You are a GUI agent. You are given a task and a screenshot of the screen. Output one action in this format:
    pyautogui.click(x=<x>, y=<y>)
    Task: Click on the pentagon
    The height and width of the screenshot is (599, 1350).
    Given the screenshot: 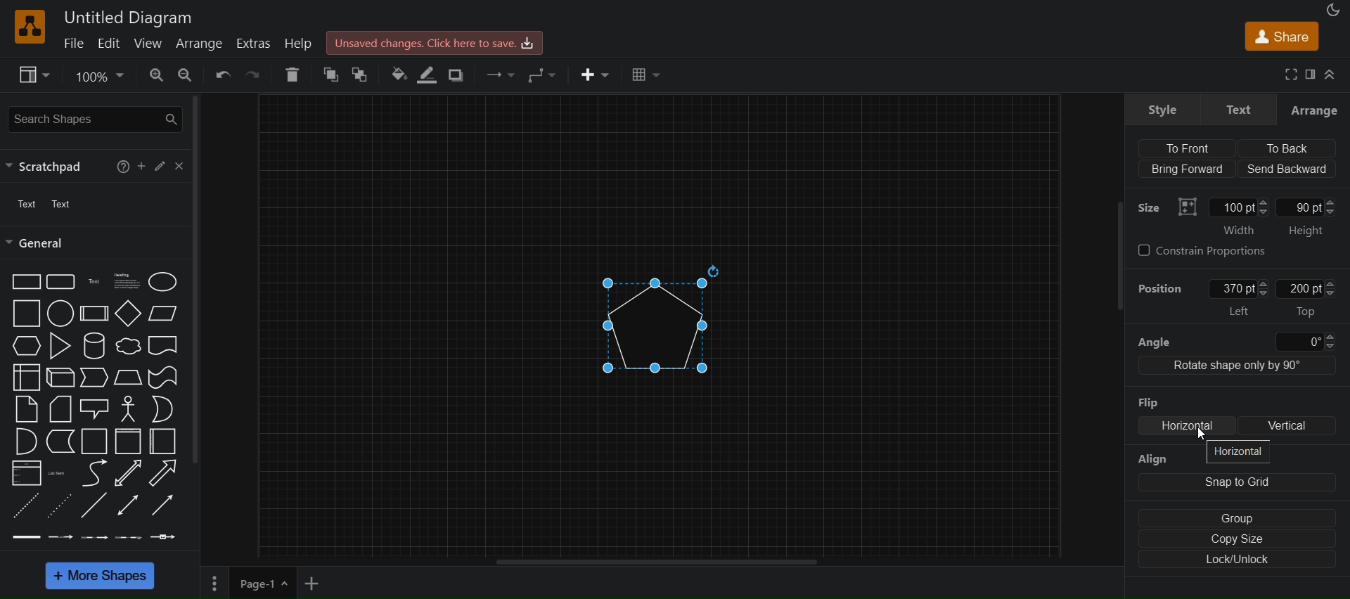 What is the action you would take?
    pyautogui.click(x=654, y=326)
    